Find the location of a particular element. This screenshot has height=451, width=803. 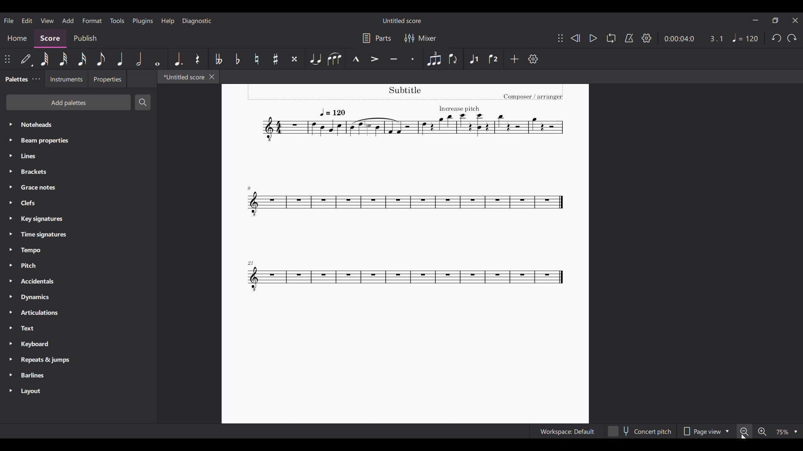

Undo is located at coordinates (777, 38).